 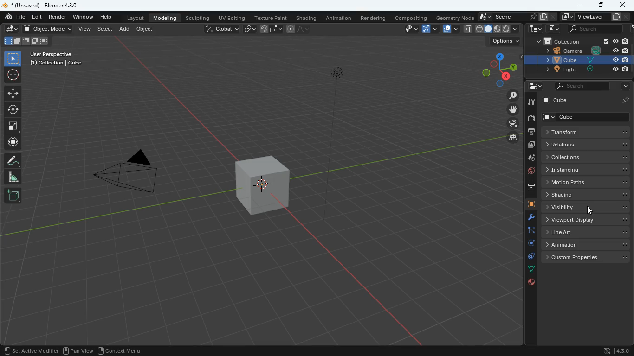 I want to click on maximize, so click(x=600, y=5).